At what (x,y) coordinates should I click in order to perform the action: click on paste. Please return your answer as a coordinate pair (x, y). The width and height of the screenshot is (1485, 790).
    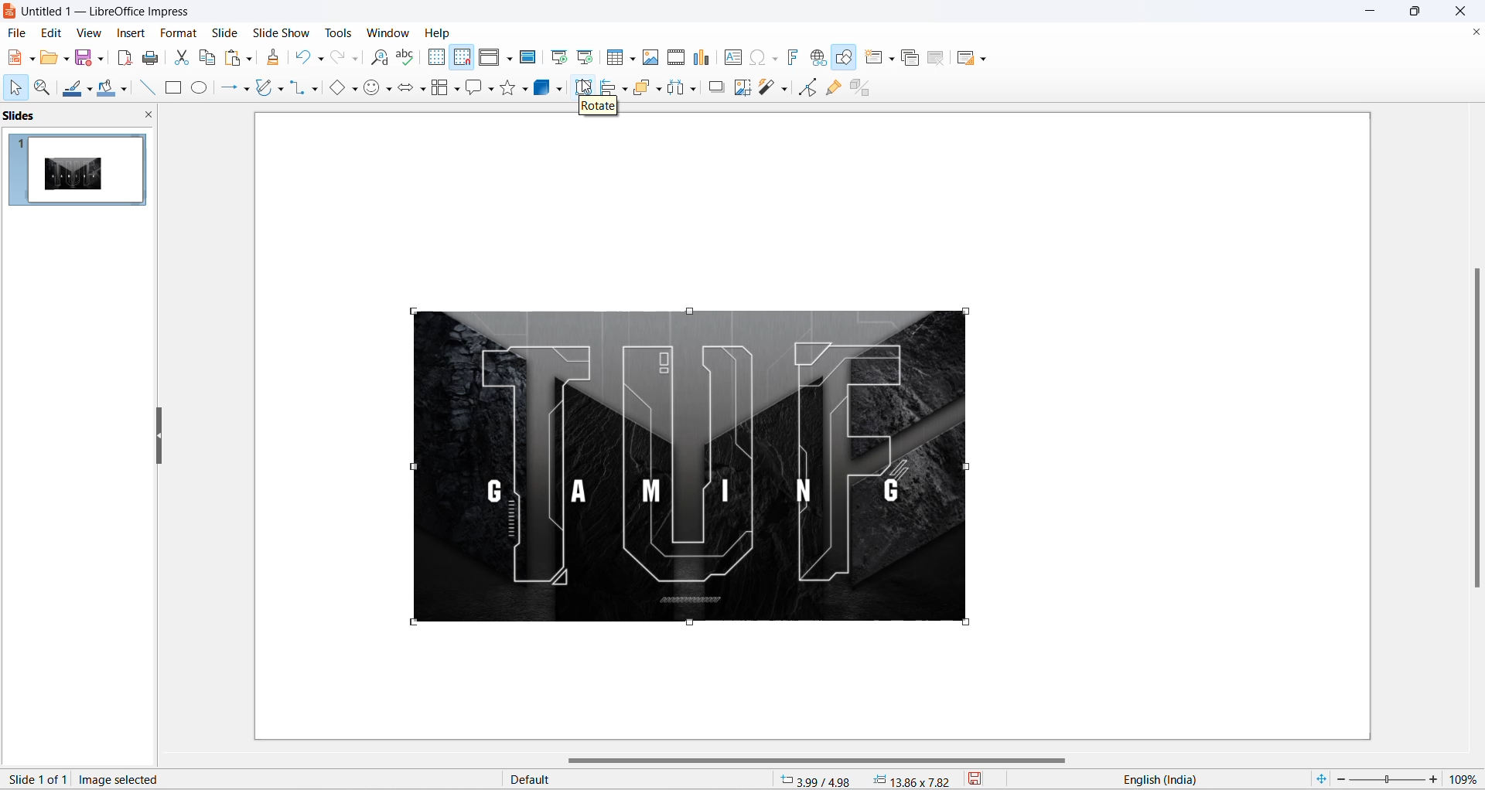
    Looking at the image, I should click on (234, 58).